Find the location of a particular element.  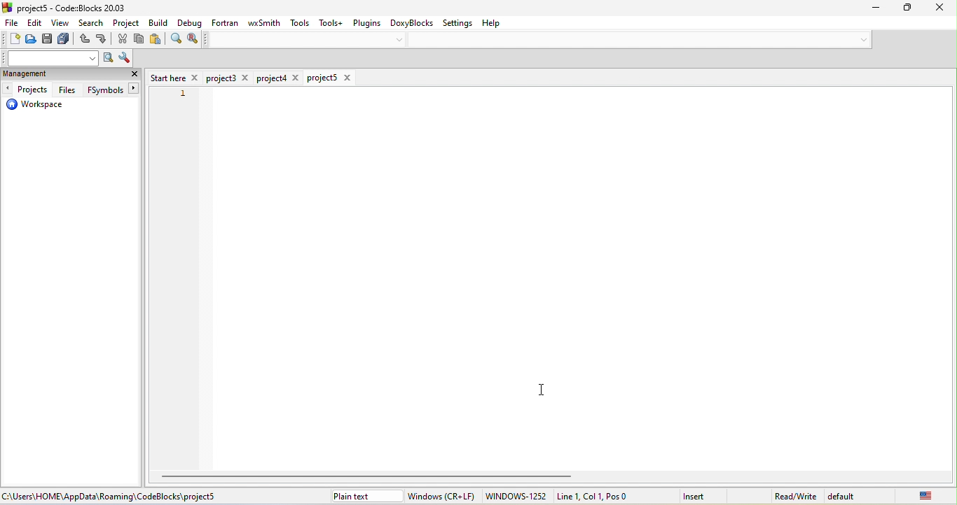

icon is located at coordinates (8, 7).